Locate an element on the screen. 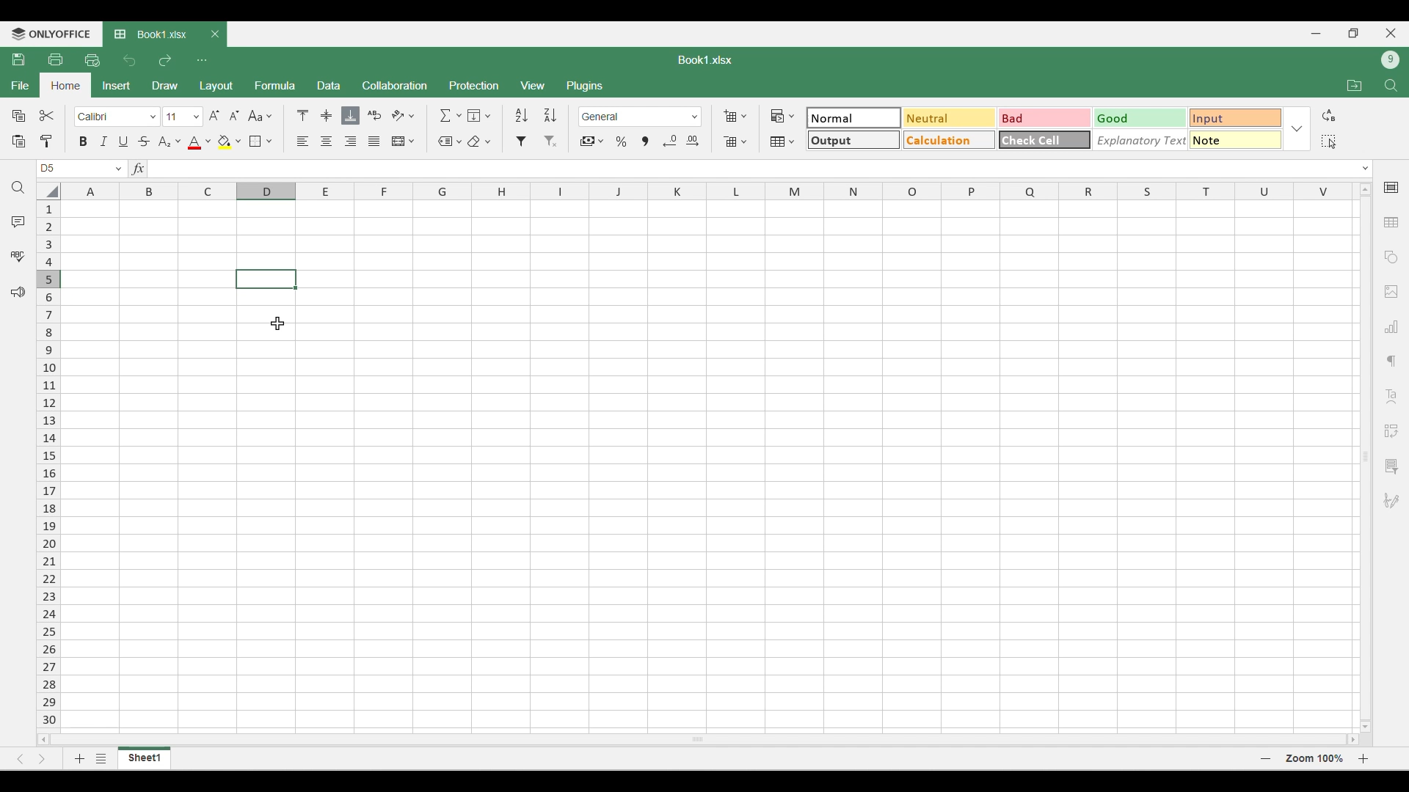 This screenshot has width=1409, height=792. ONLYOFFICE's software logo is located at coordinates (51, 34).